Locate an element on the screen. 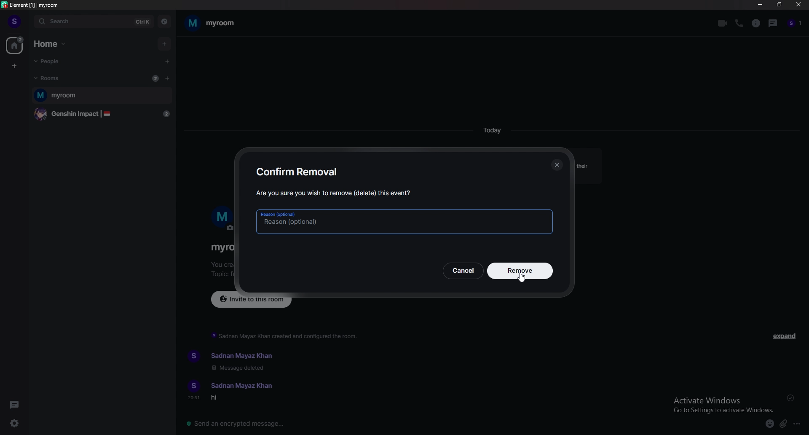 The image size is (809, 435). close is located at coordinates (797, 5).